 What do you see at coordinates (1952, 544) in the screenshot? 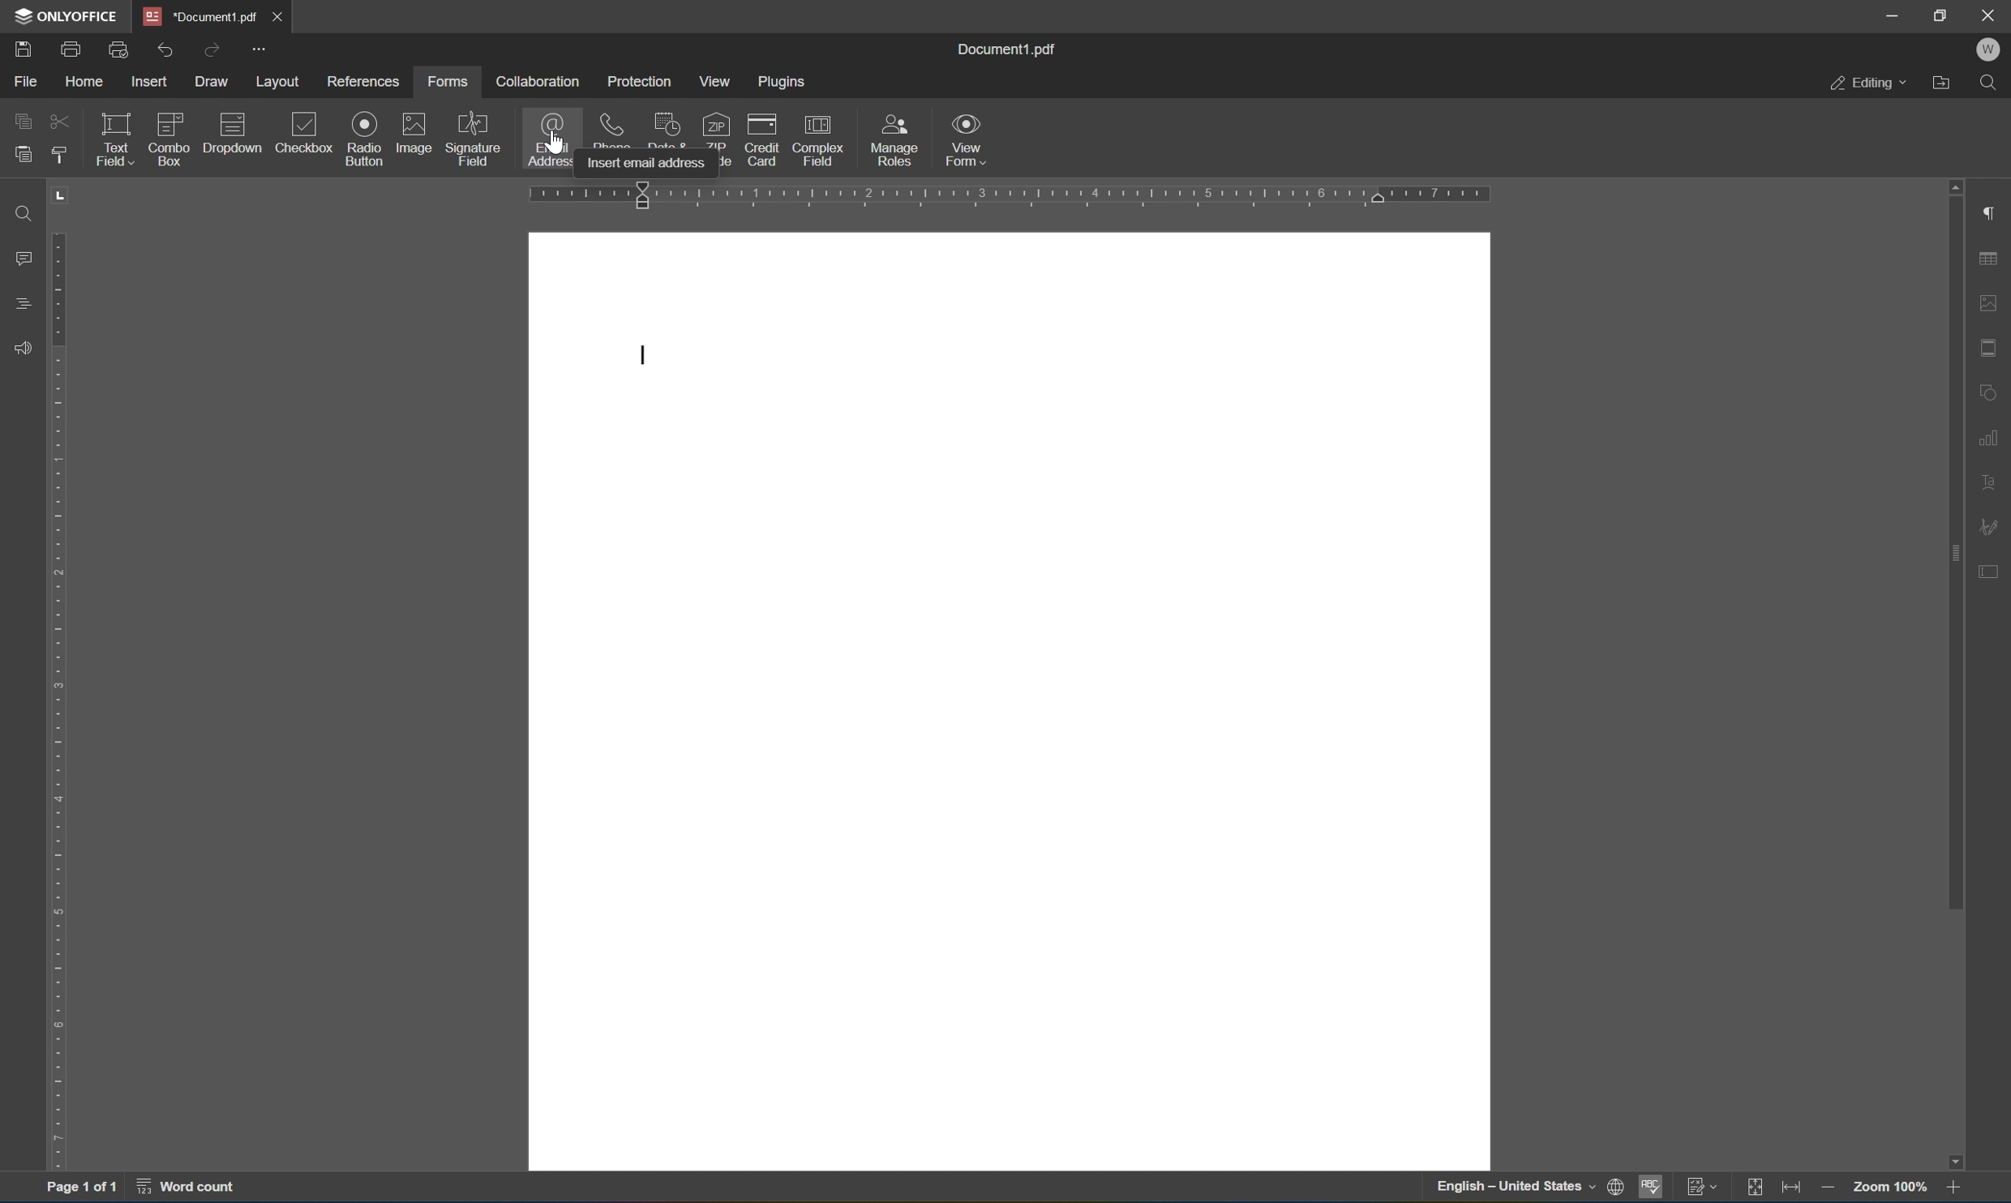
I see `scroll bar` at bounding box center [1952, 544].